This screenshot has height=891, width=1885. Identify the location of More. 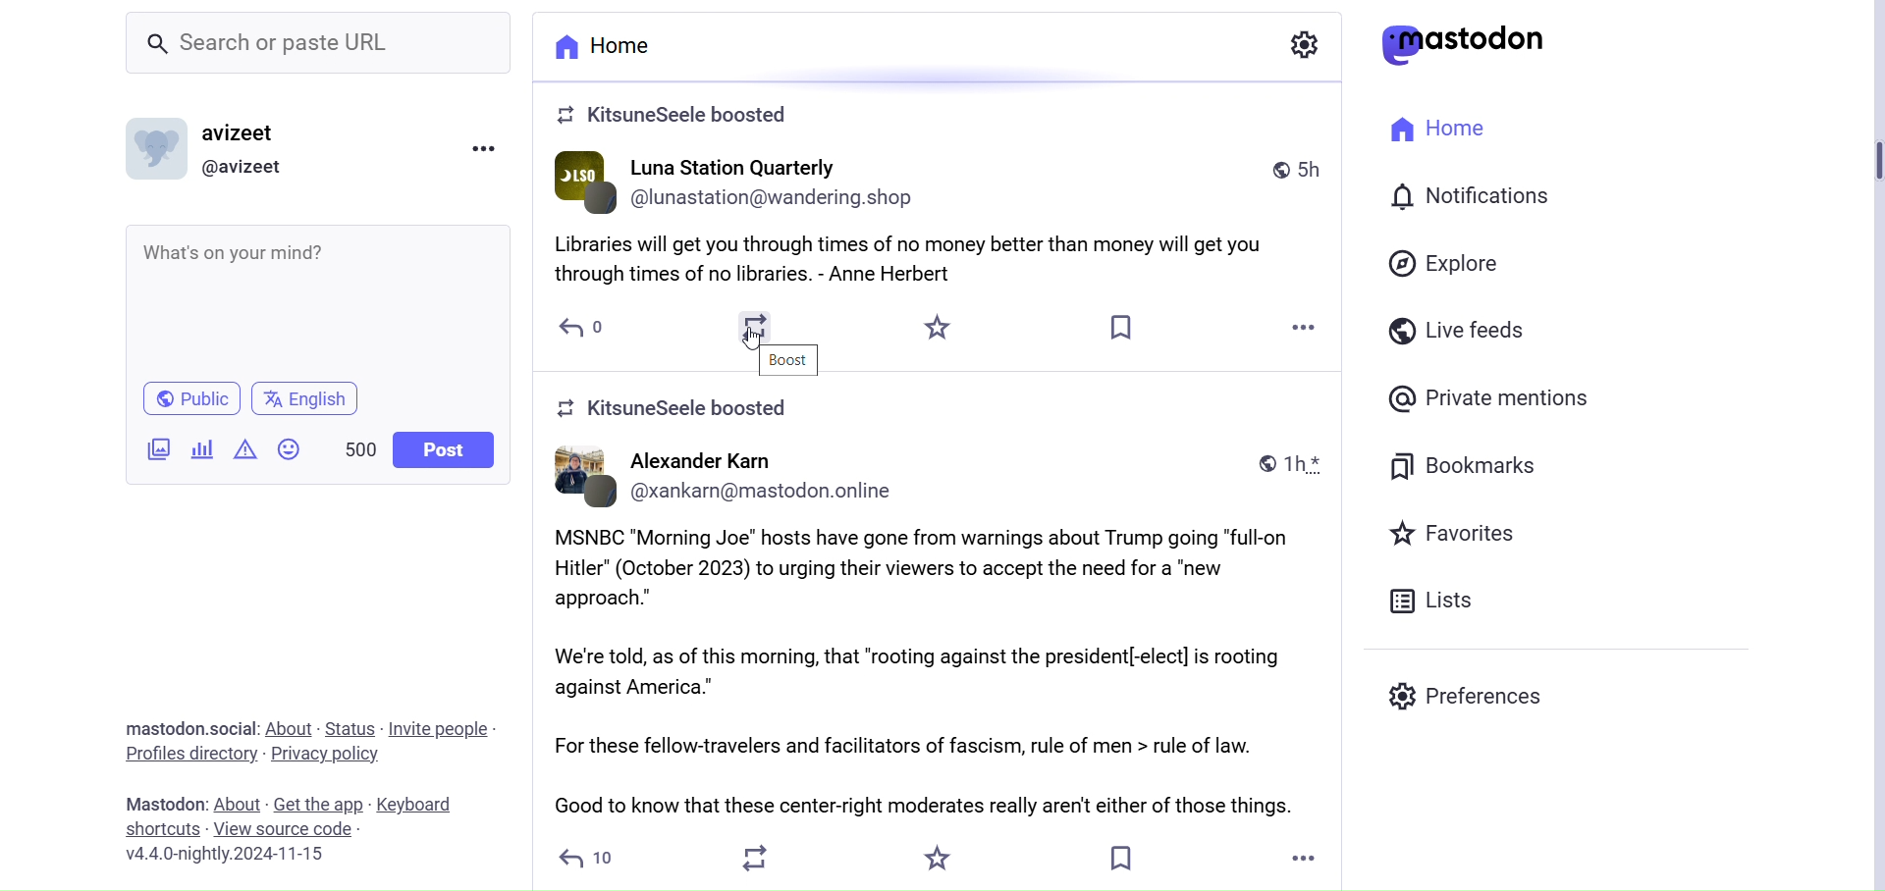
(1302, 860).